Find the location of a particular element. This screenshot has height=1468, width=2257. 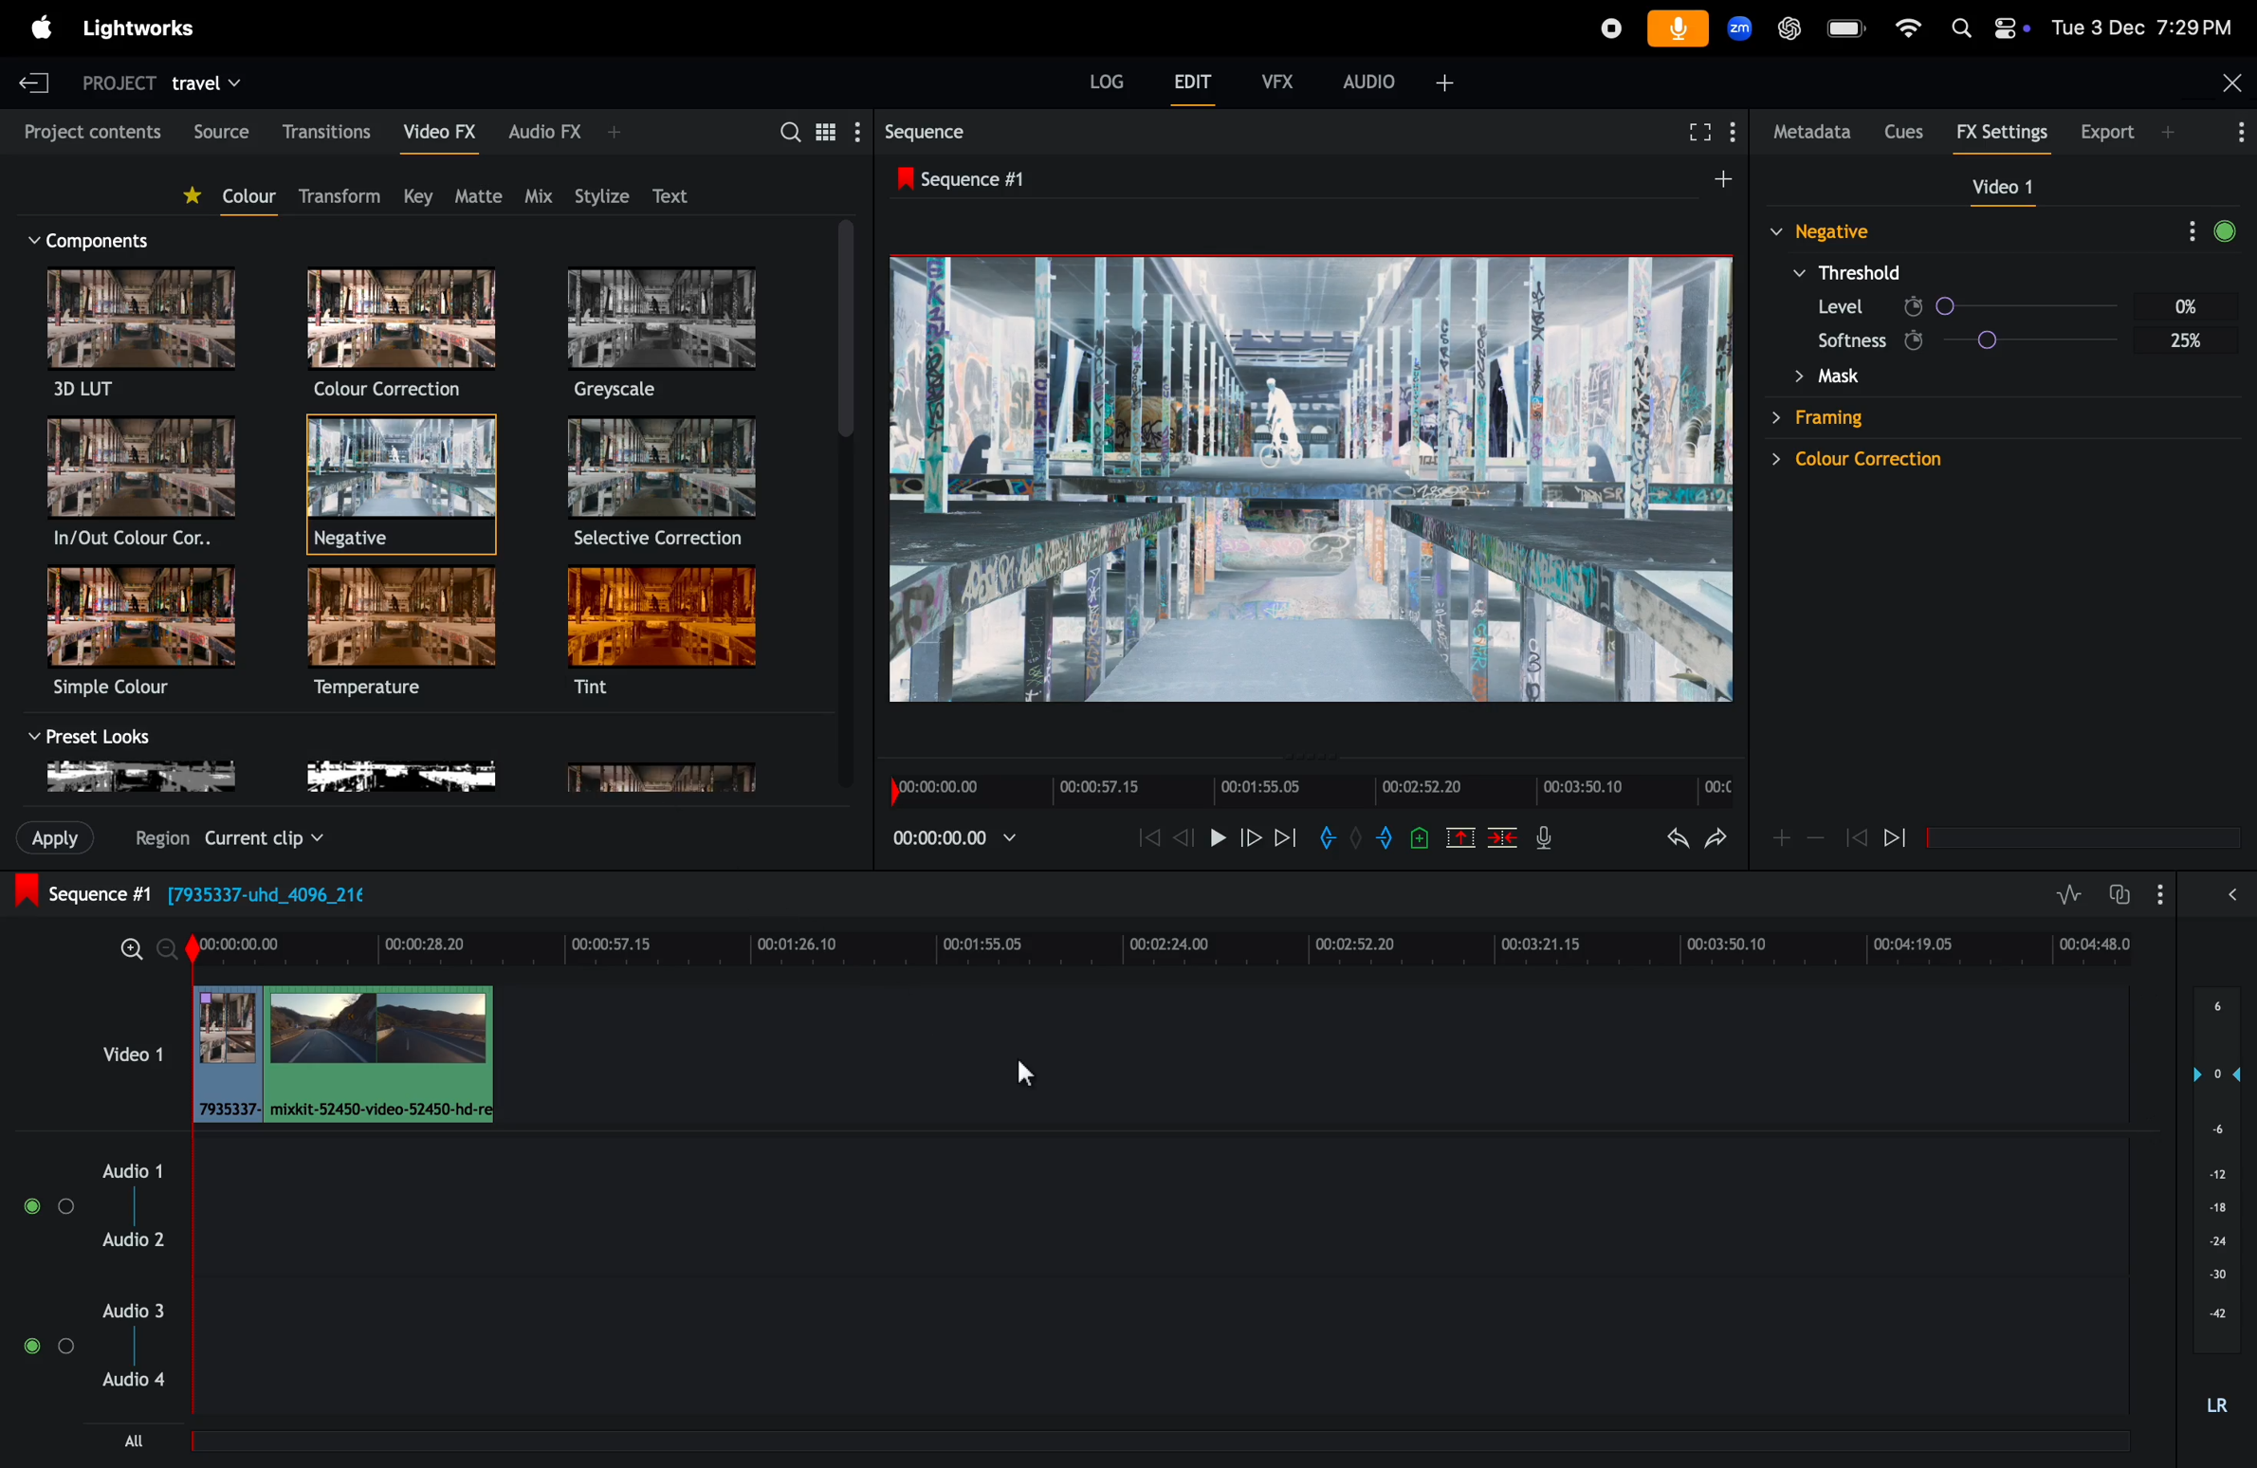

import clips is located at coordinates (50, 841).